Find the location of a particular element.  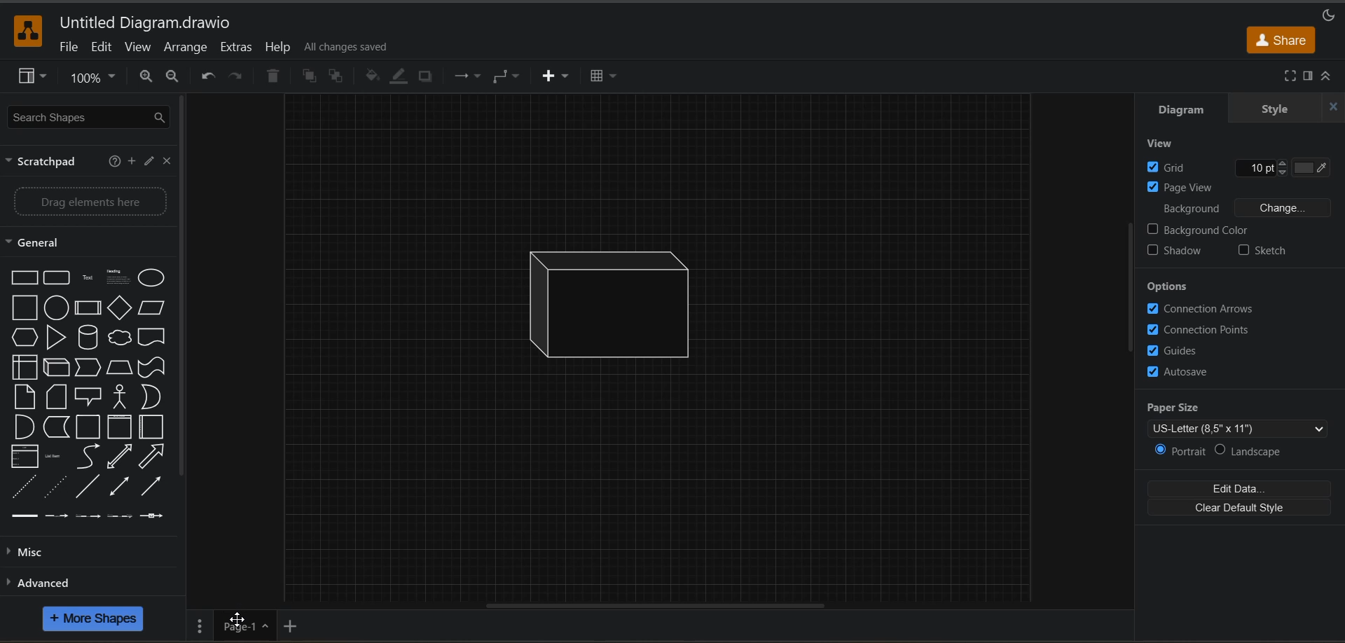

table is located at coordinates (604, 79).